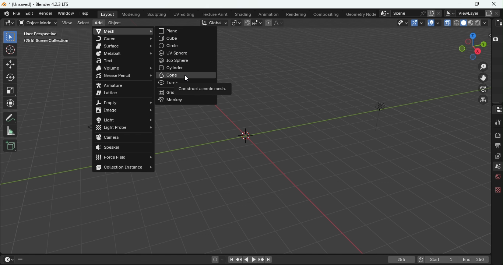  I want to click on Empty, so click(124, 102).